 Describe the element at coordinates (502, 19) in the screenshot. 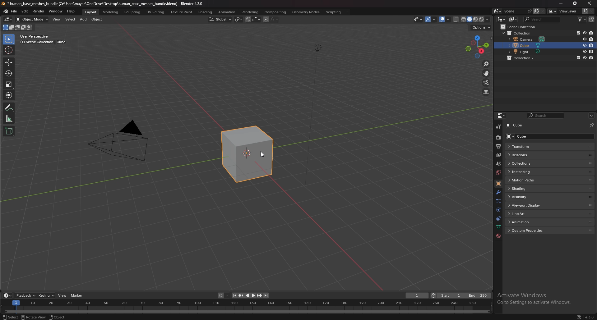

I see `editor type` at that location.